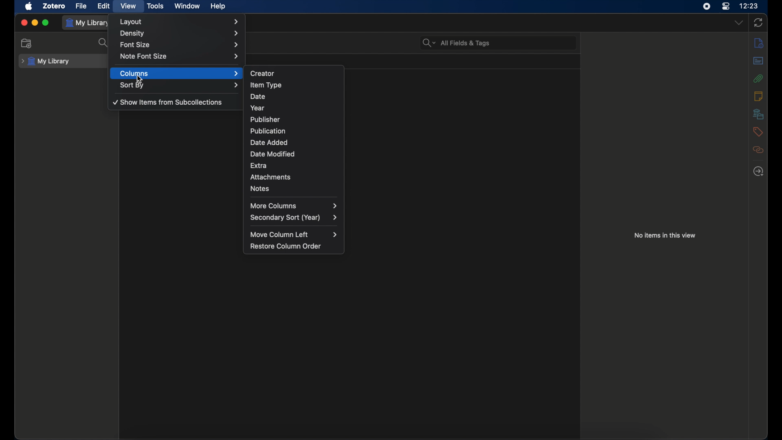  What do you see at coordinates (456, 43) in the screenshot?
I see `search bar` at bounding box center [456, 43].